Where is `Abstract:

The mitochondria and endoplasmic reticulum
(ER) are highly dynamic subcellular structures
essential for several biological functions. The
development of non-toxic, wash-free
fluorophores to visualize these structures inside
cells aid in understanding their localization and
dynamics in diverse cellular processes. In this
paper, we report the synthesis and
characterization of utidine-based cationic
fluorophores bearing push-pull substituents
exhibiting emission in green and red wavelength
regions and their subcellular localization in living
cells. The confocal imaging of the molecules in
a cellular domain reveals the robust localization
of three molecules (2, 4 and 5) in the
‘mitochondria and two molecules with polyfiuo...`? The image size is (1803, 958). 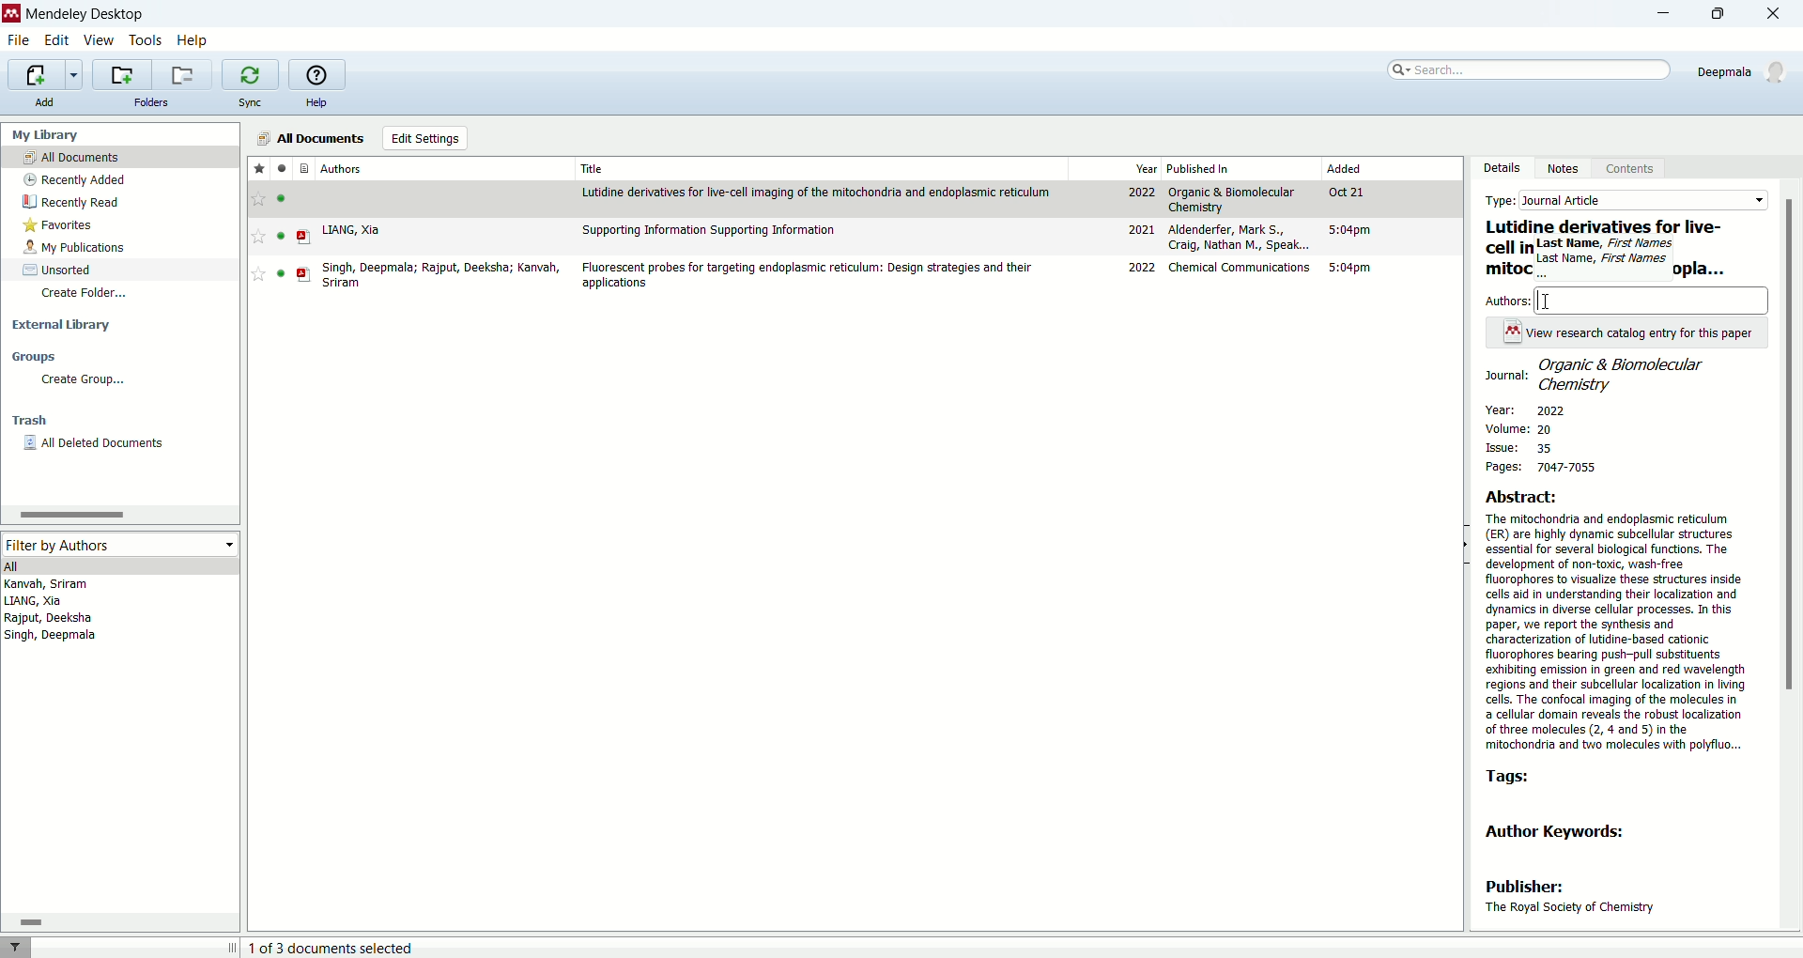
Abstract:

The mitochondria and endoplasmic reticulum
(ER) are highly dynamic subcellular structures
essential for several biological functions. The
development of non-toxic, wash-free
fluorophores to visualize these structures inside
cells aid in understanding their localization and
dynamics in diverse cellular processes. In this
paper, we report the synthesis and
characterization of utidine-based cationic
fluorophores bearing push-pull substituents
exhibiting emission in green and red wavelength
regions and their subcellular localization in living
cells. The confocal imaging of the molecules in
a cellular domain reveals the robust localization
of three molecules (2, 4 and 5) in the
‘mitochondria and two molecules with polyfiuo... is located at coordinates (1619, 619).